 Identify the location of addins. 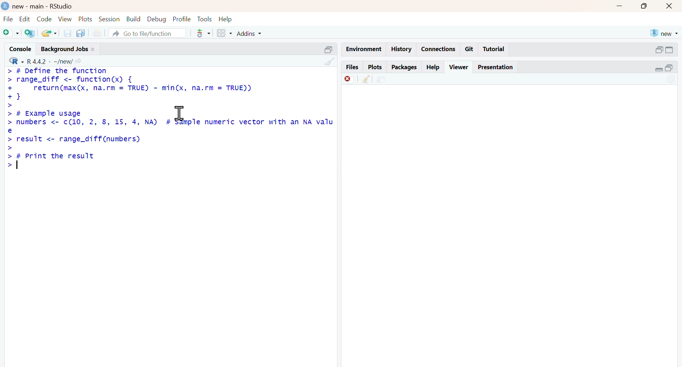
(250, 34).